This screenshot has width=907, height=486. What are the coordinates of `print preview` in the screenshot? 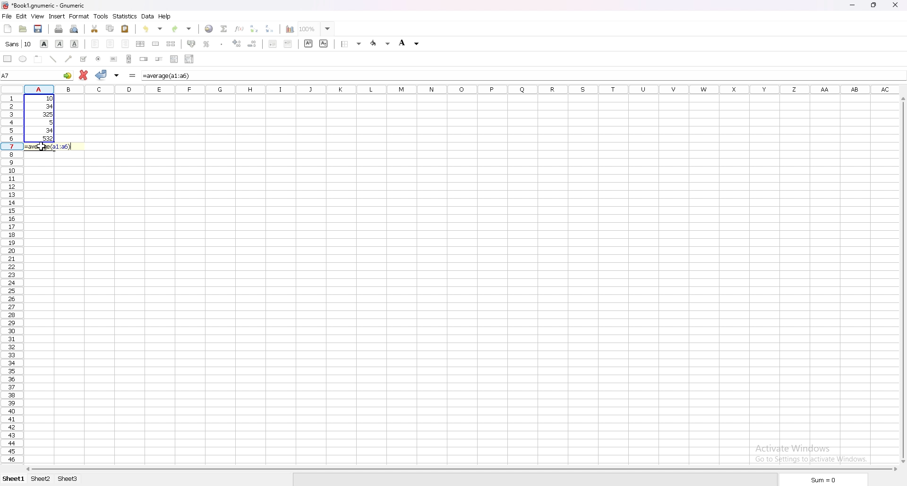 It's located at (75, 29).